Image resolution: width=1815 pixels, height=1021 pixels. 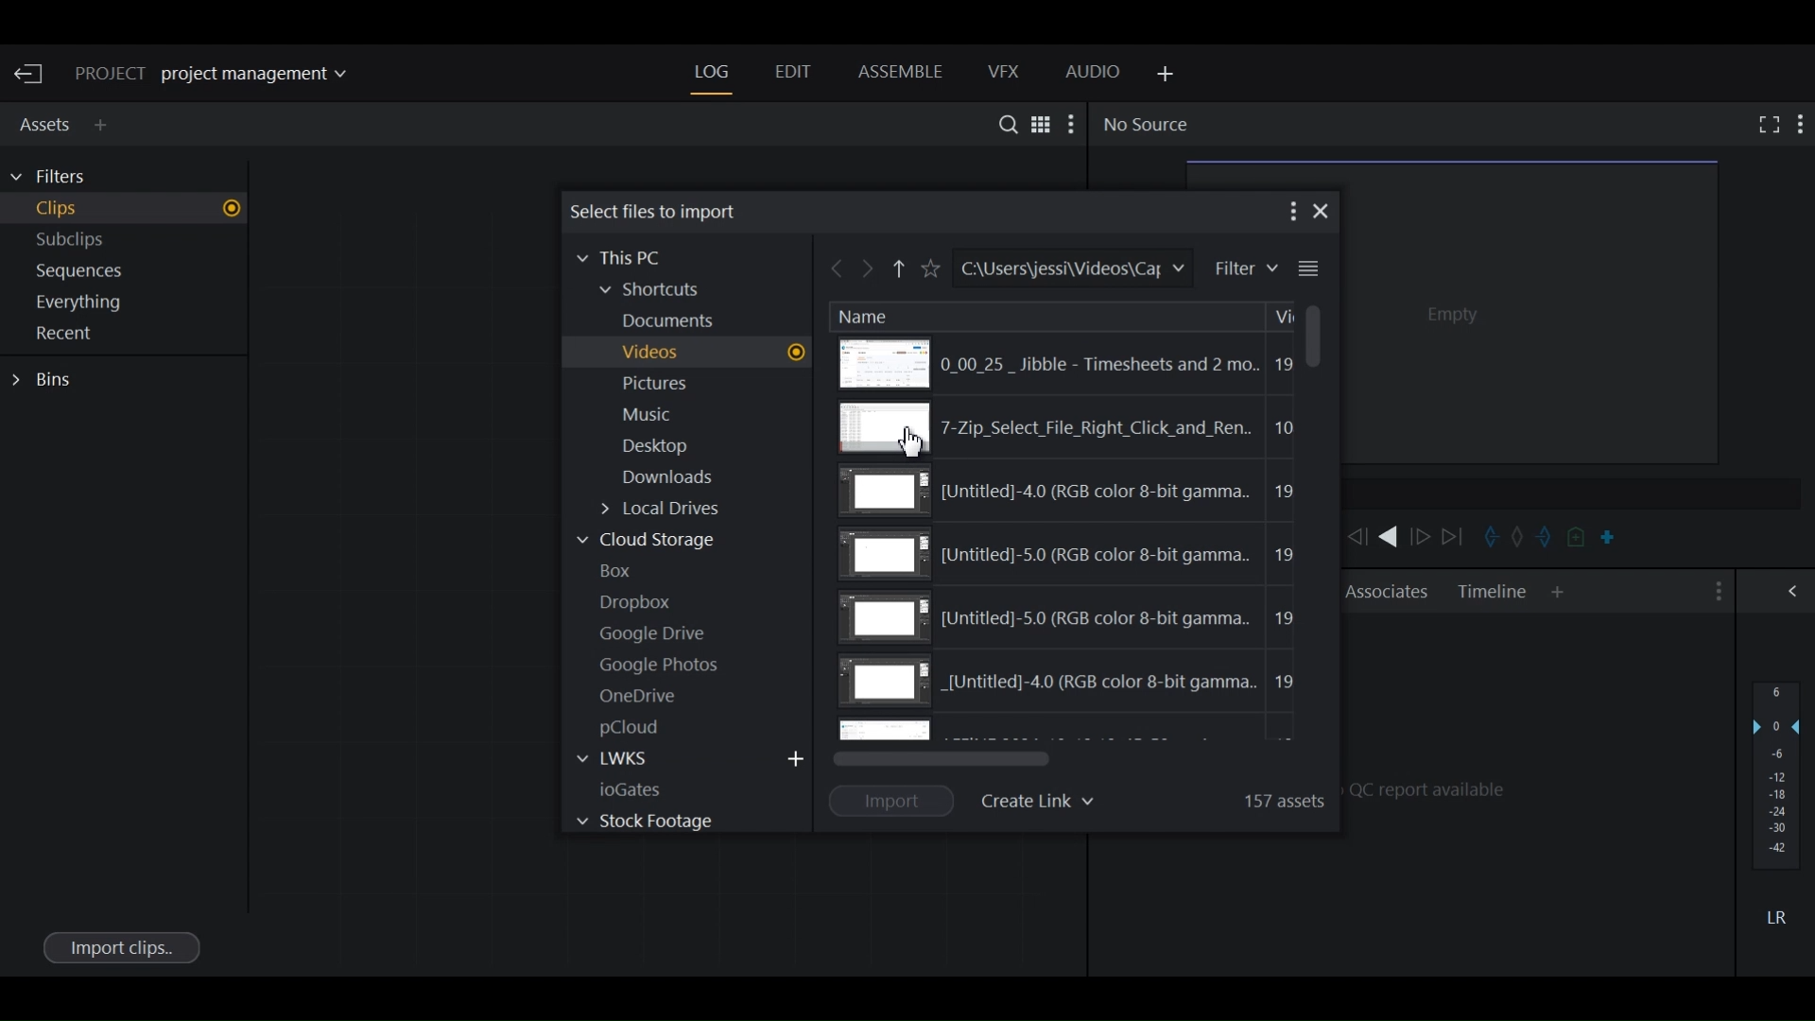 What do you see at coordinates (1071, 684) in the screenshot?
I see `RGB color` at bounding box center [1071, 684].